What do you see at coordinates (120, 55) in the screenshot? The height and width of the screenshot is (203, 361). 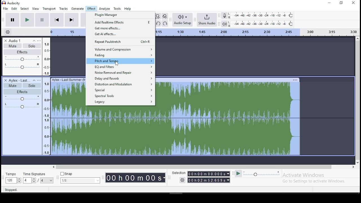 I see `fading` at bounding box center [120, 55].